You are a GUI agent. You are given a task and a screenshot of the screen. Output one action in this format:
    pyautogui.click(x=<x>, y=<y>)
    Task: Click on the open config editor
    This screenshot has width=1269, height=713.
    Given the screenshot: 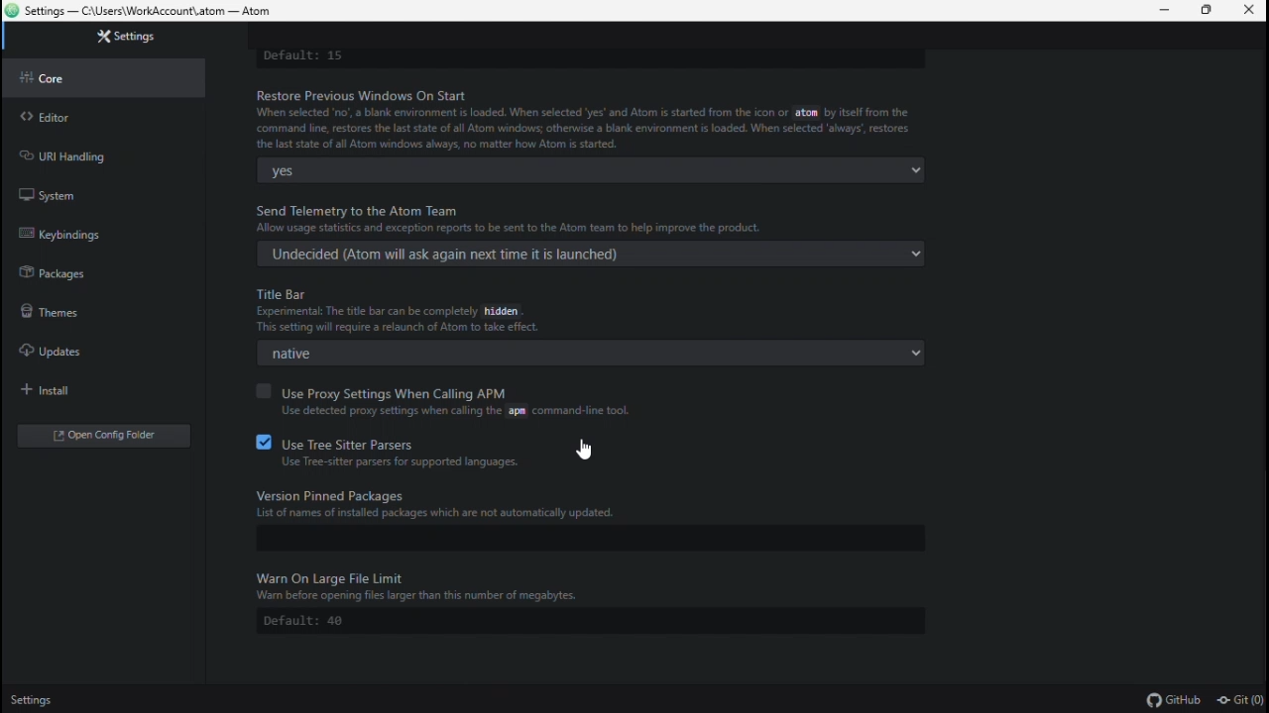 What is the action you would take?
    pyautogui.click(x=102, y=435)
    